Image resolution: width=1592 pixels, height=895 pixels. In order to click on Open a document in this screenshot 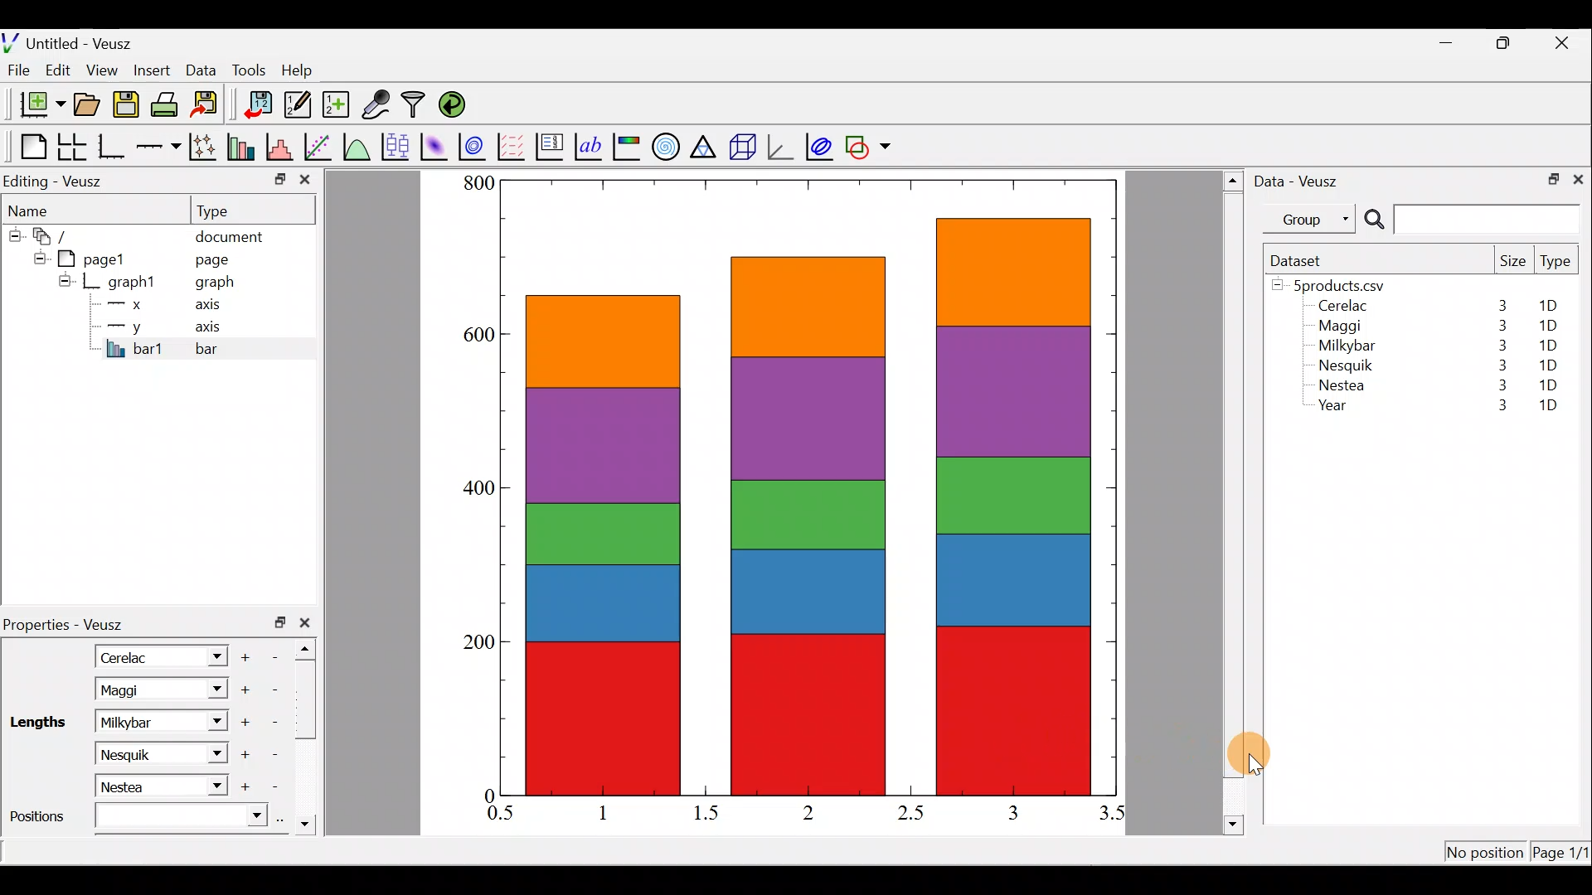, I will do `click(89, 106)`.